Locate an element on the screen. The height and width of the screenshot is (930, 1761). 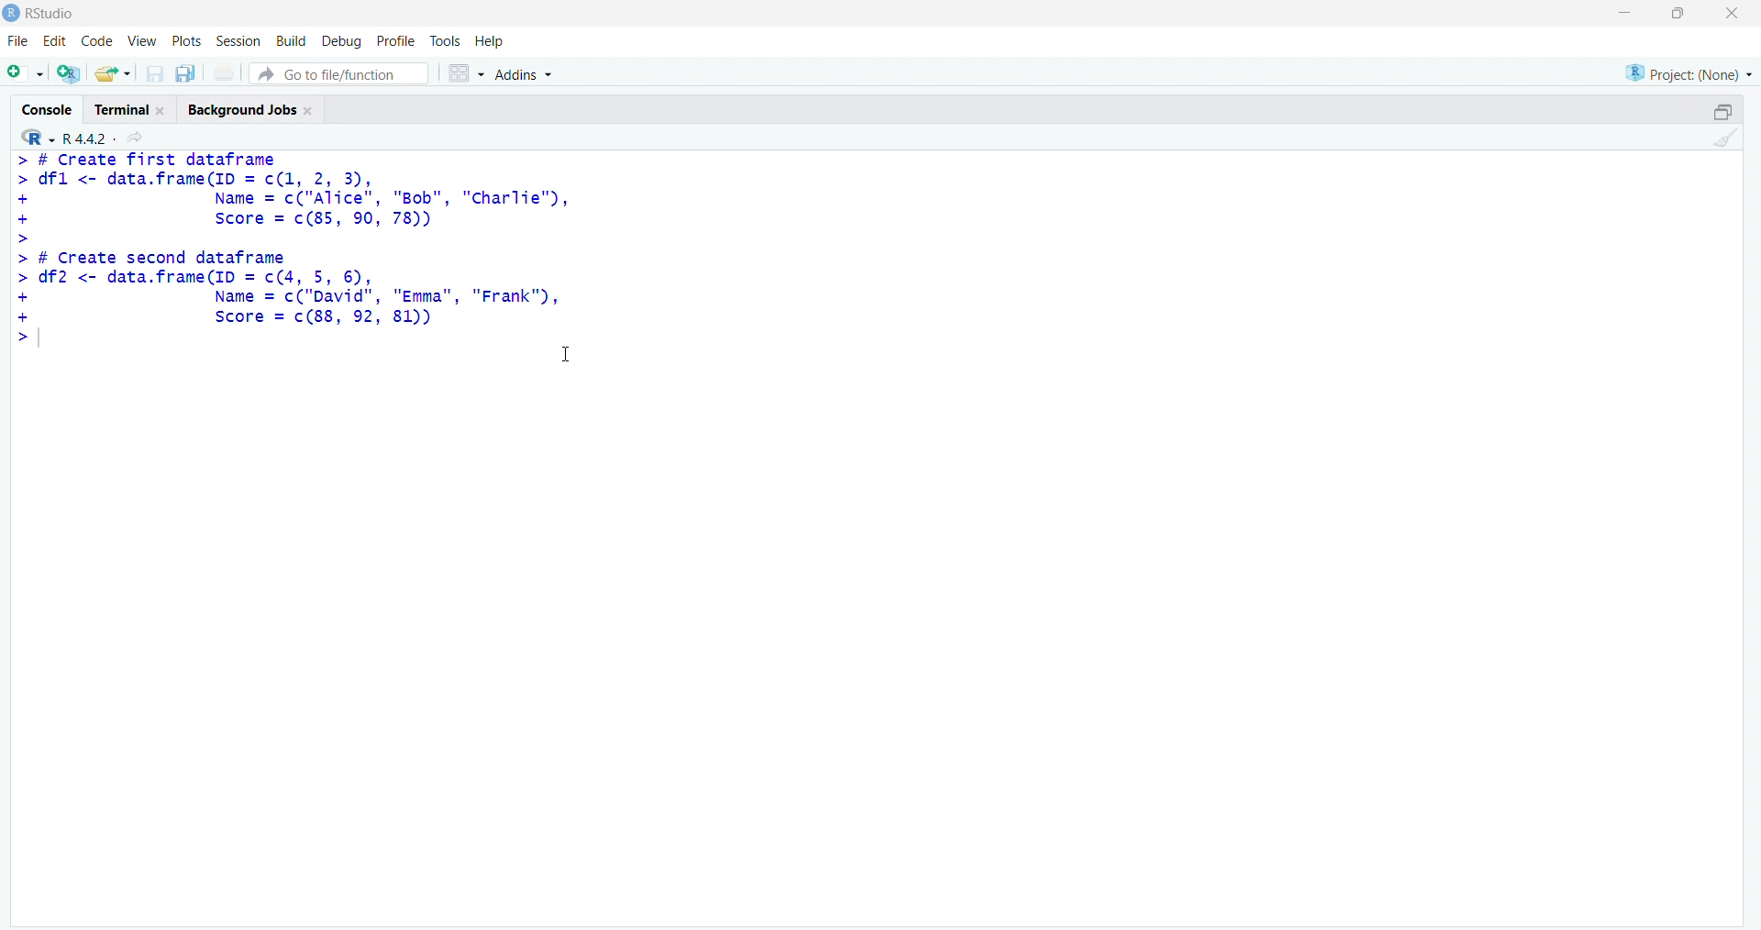
workspace panes is located at coordinates (465, 72).